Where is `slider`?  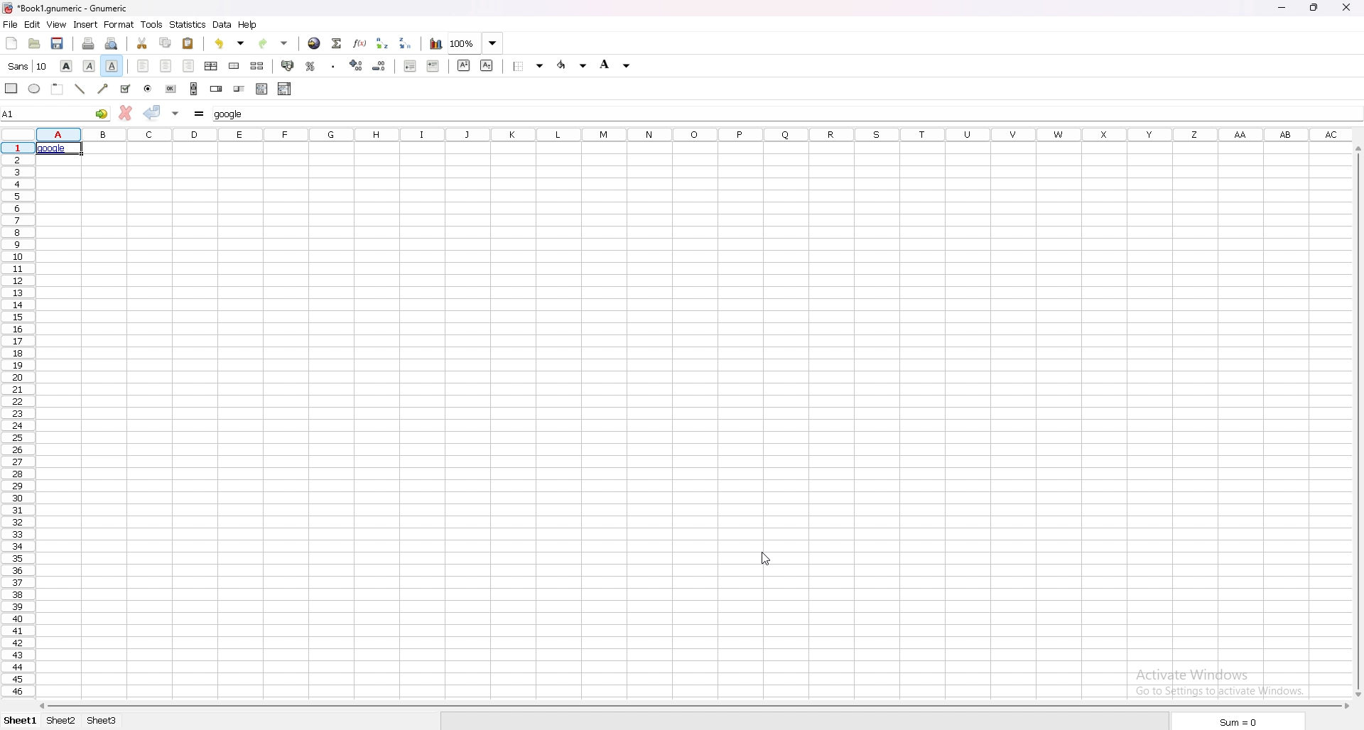 slider is located at coordinates (239, 88).